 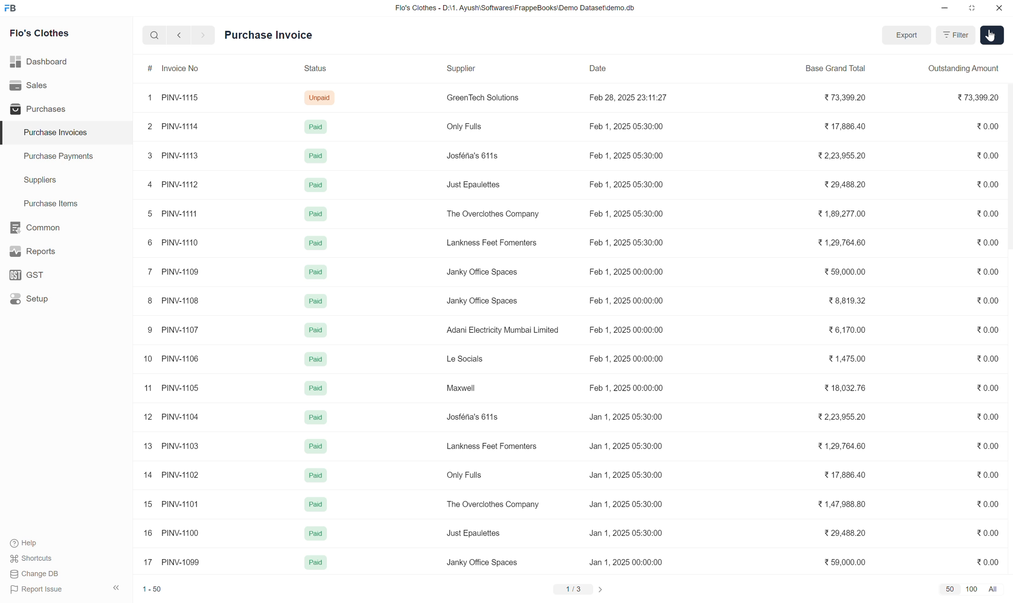 What do you see at coordinates (980, 98) in the screenshot?
I see `Rs. 73,399.20` at bounding box center [980, 98].